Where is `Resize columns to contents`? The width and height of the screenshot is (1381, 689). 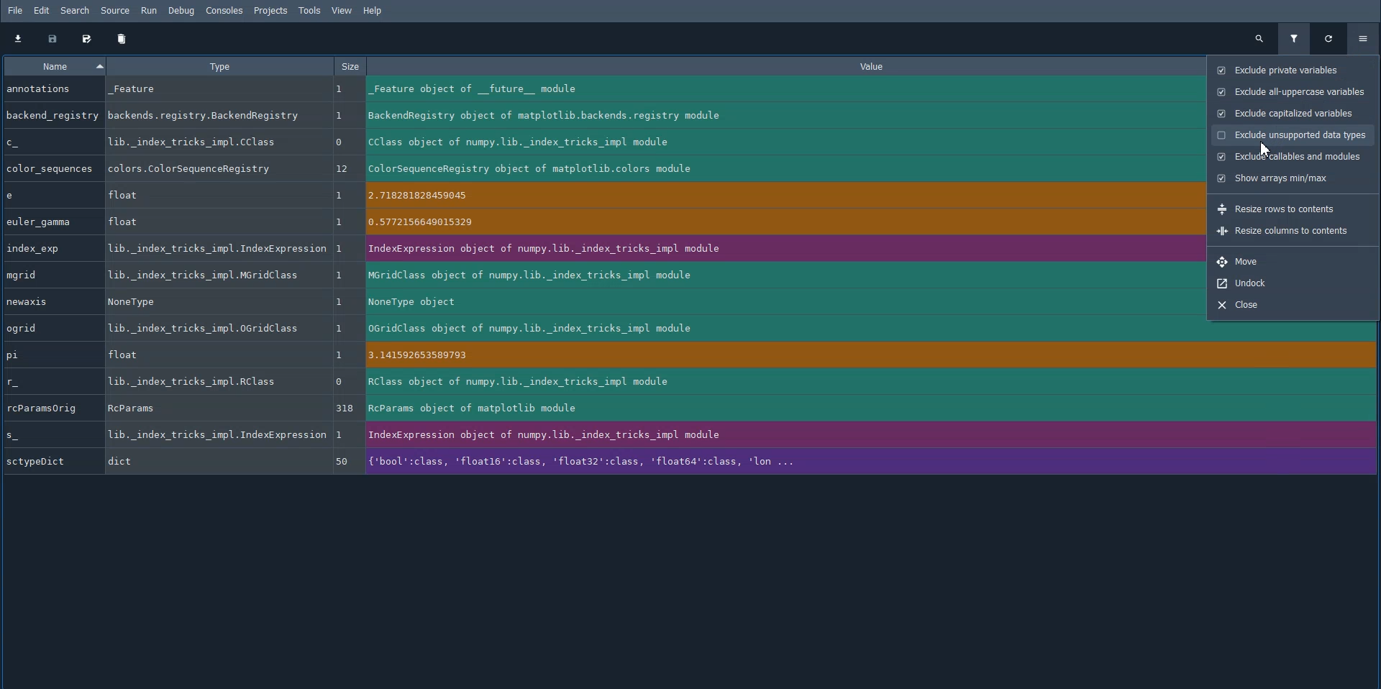 Resize columns to contents is located at coordinates (1284, 230).